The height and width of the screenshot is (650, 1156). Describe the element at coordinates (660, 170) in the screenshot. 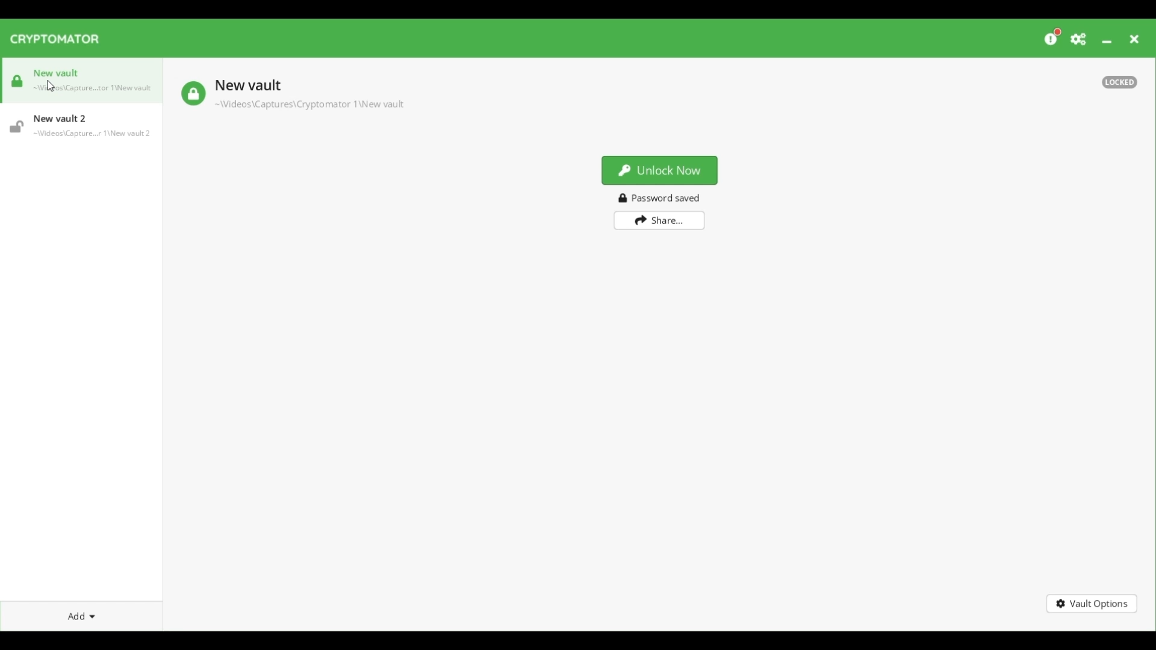

I see `Unlock selected vault` at that location.